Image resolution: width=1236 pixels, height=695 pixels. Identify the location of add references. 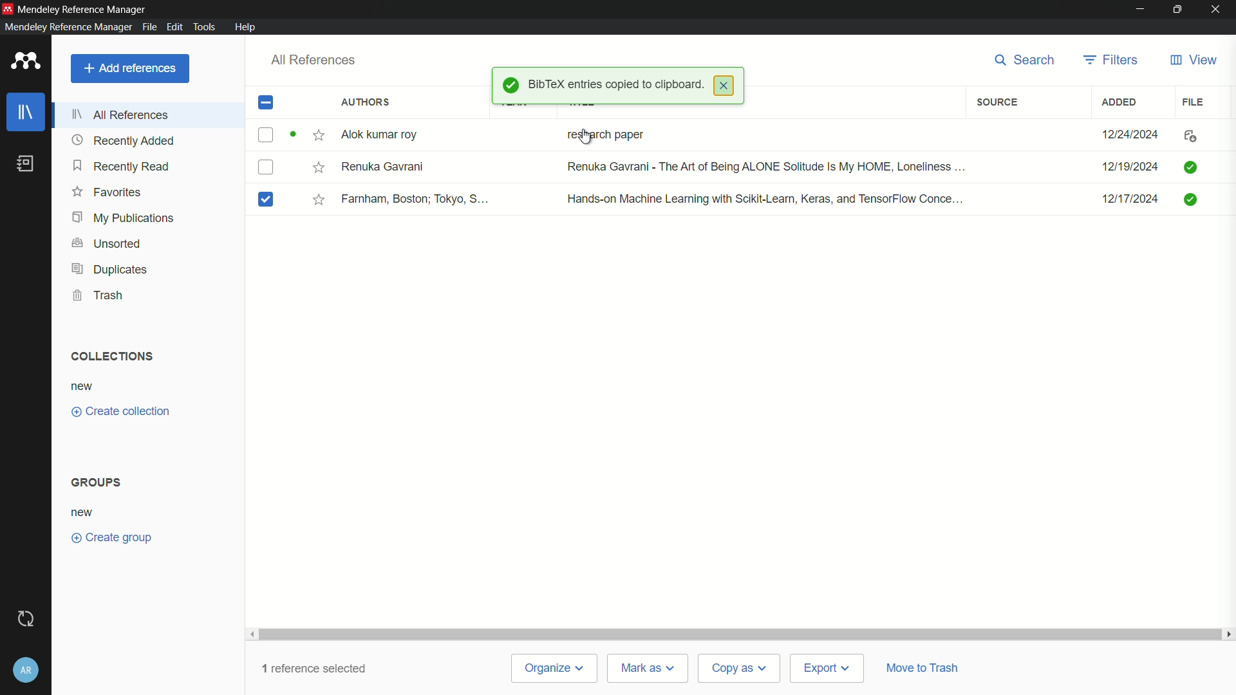
(129, 68).